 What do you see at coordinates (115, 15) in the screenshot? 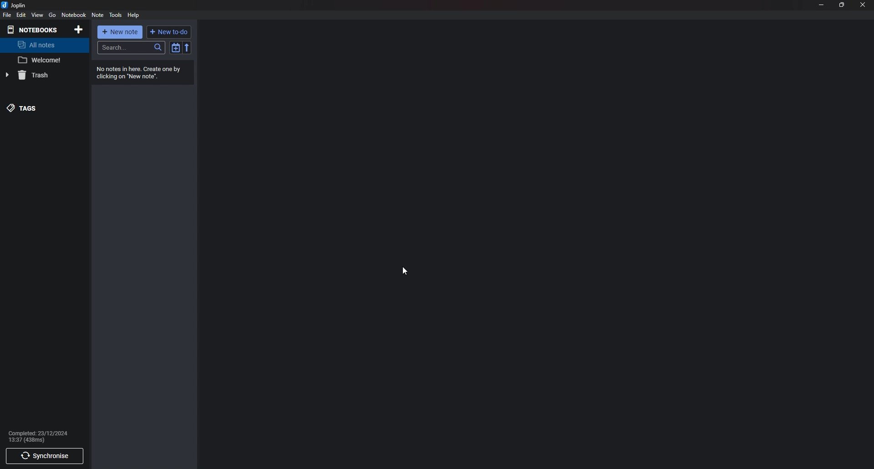
I see `Tools` at bounding box center [115, 15].